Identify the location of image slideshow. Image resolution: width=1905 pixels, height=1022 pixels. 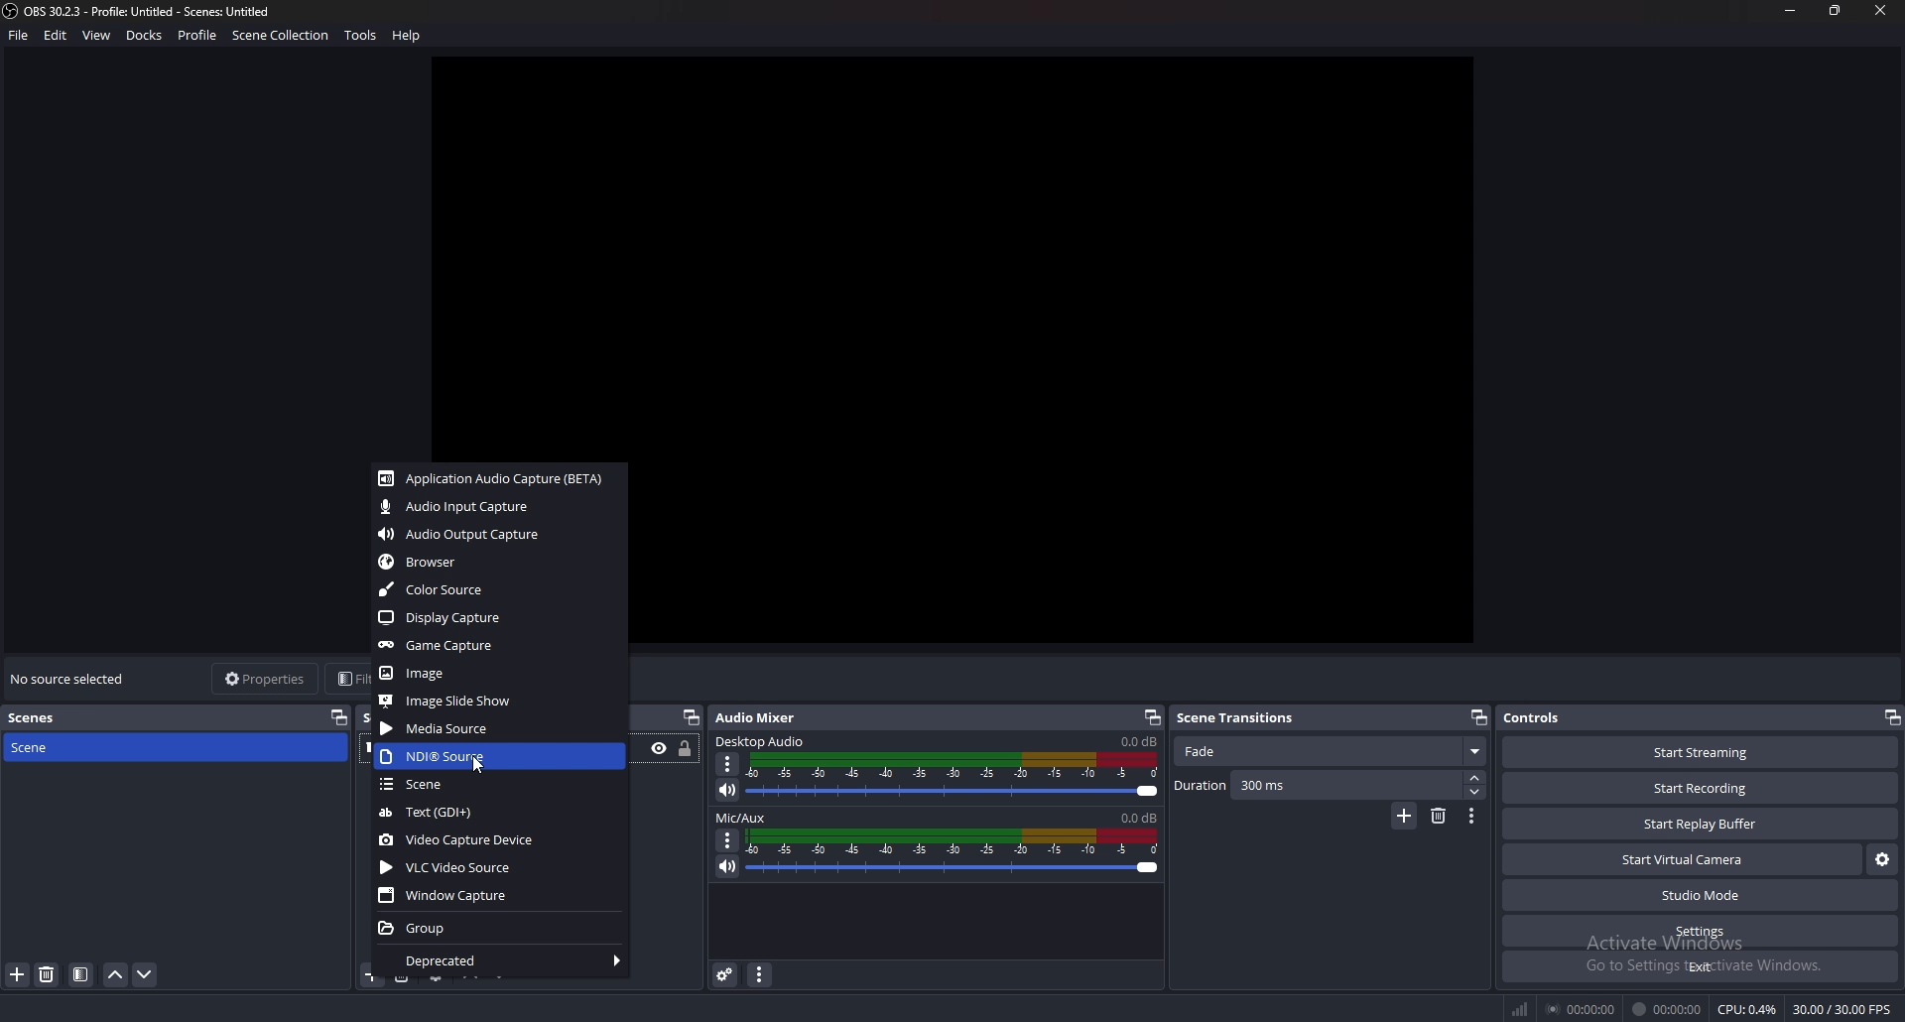
(496, 701).